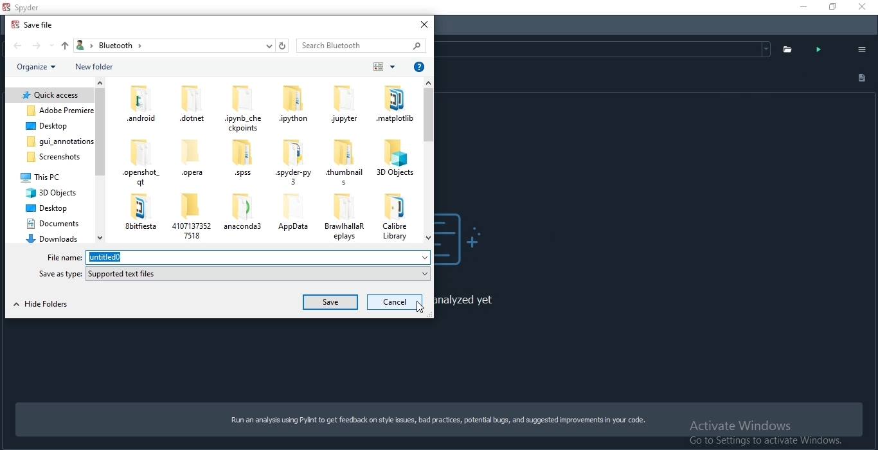  Describe the element at coordinates (27, 8) in the screenshot. I see `spyder` at that location.